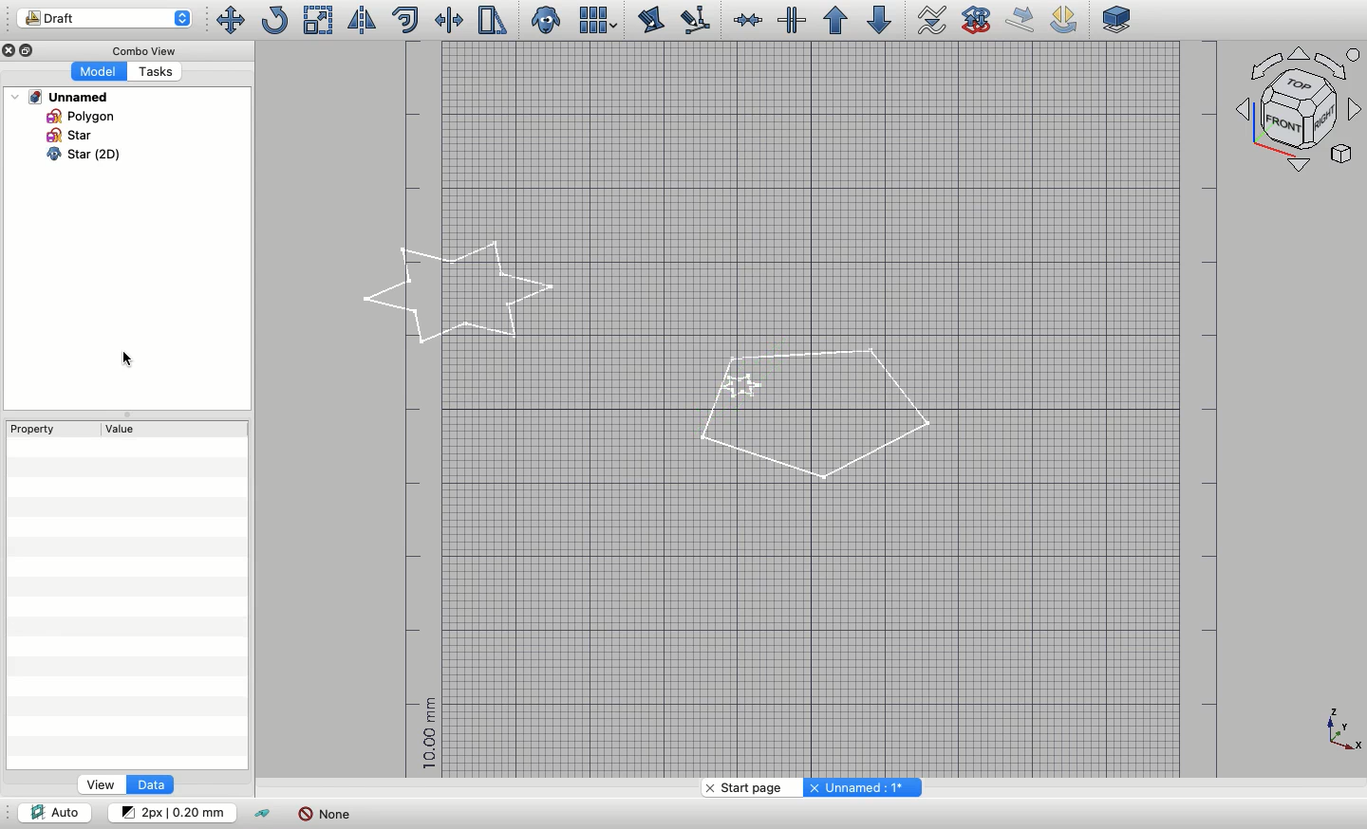 Image resolution: width=1367 pixels, height=829 pixels. What do you see at coordinates (102, 784) in the screenshot?
I see `View` at bounding box center [102, 784].